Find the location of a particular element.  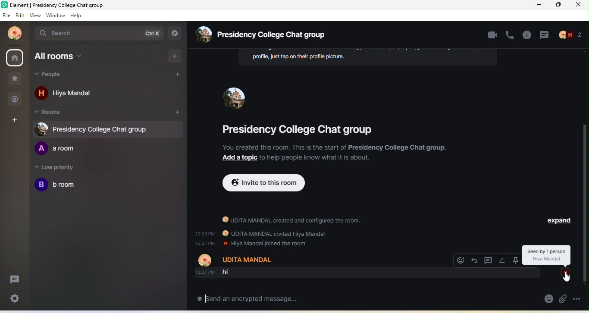

maximize is located at coordinates (558, 6).